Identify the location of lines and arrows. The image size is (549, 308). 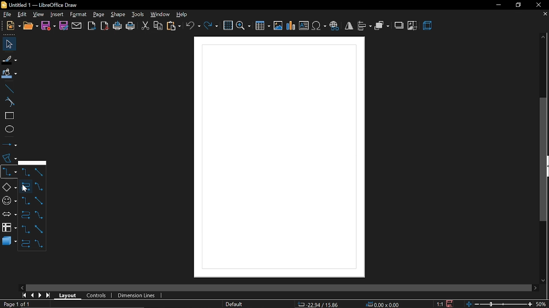
(9, 144).